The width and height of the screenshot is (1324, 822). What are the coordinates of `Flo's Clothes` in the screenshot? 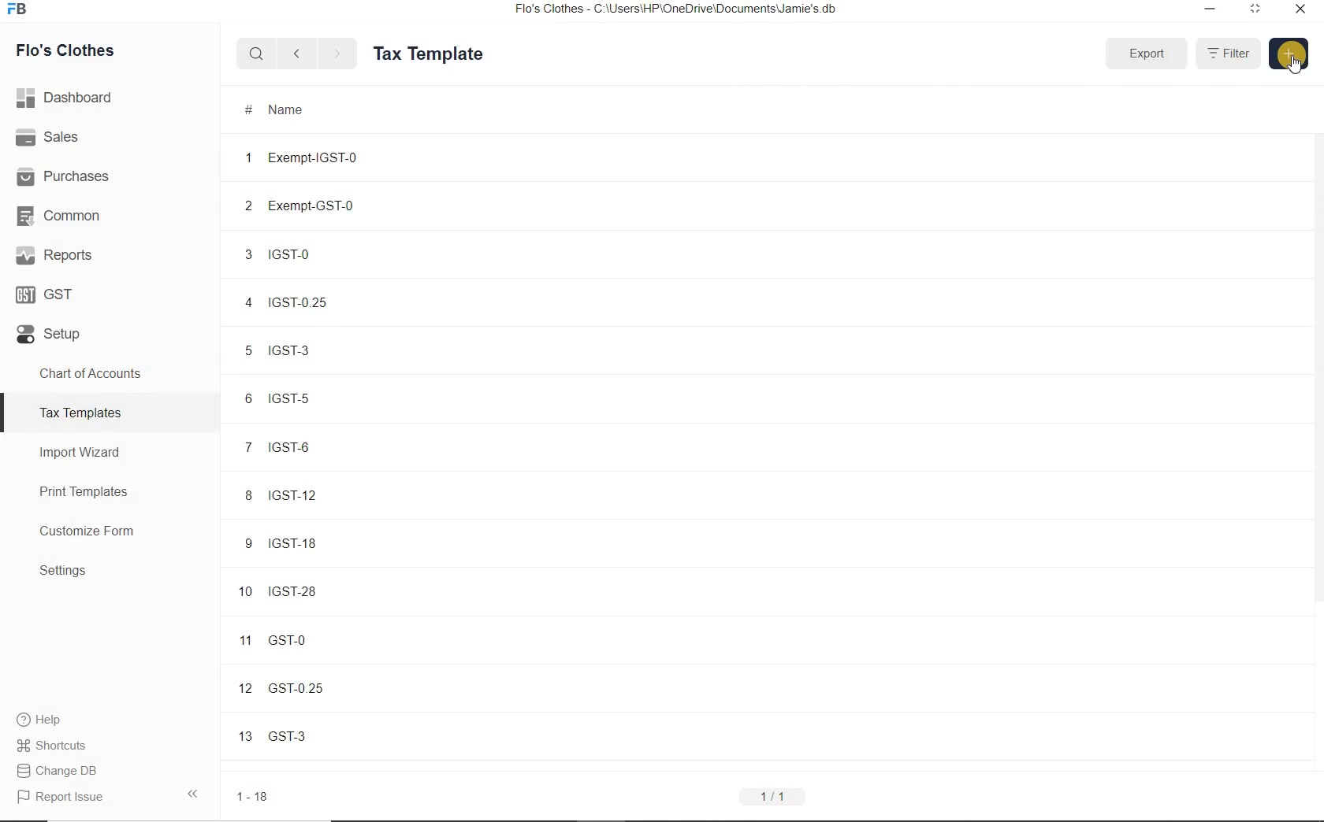 It's located at (62, 50).